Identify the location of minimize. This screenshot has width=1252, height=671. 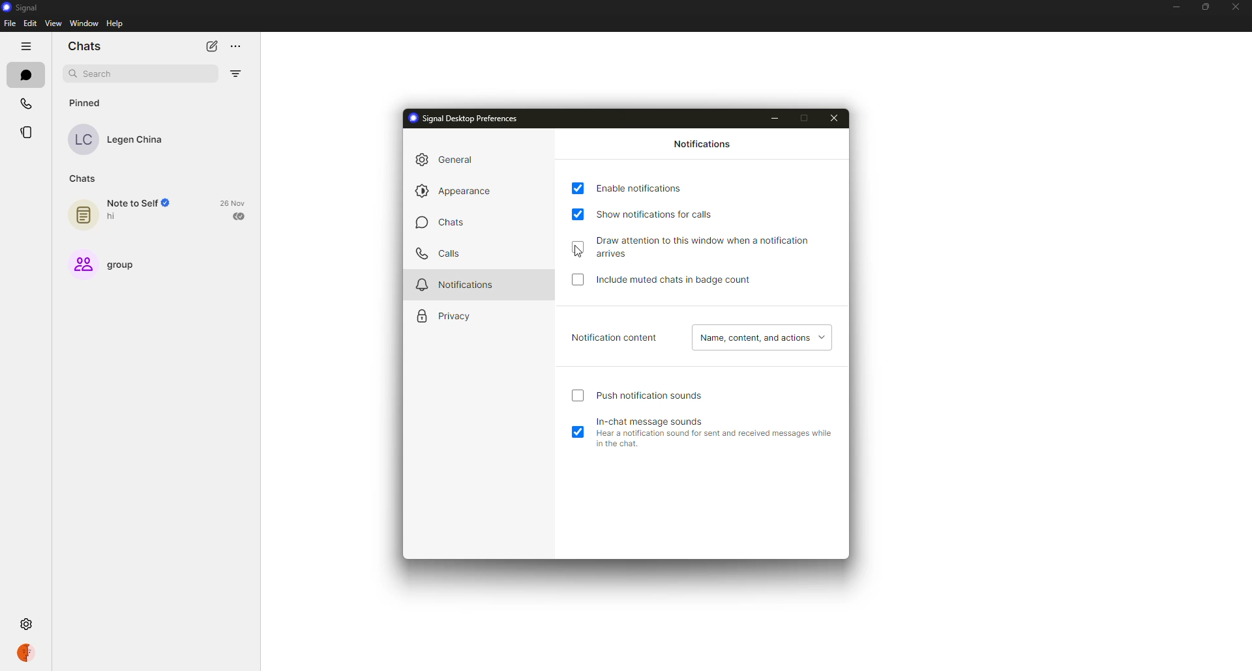
(1174, 6).